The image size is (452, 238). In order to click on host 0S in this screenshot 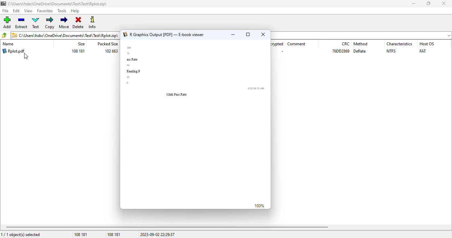, I will do `click(427, 44)`.